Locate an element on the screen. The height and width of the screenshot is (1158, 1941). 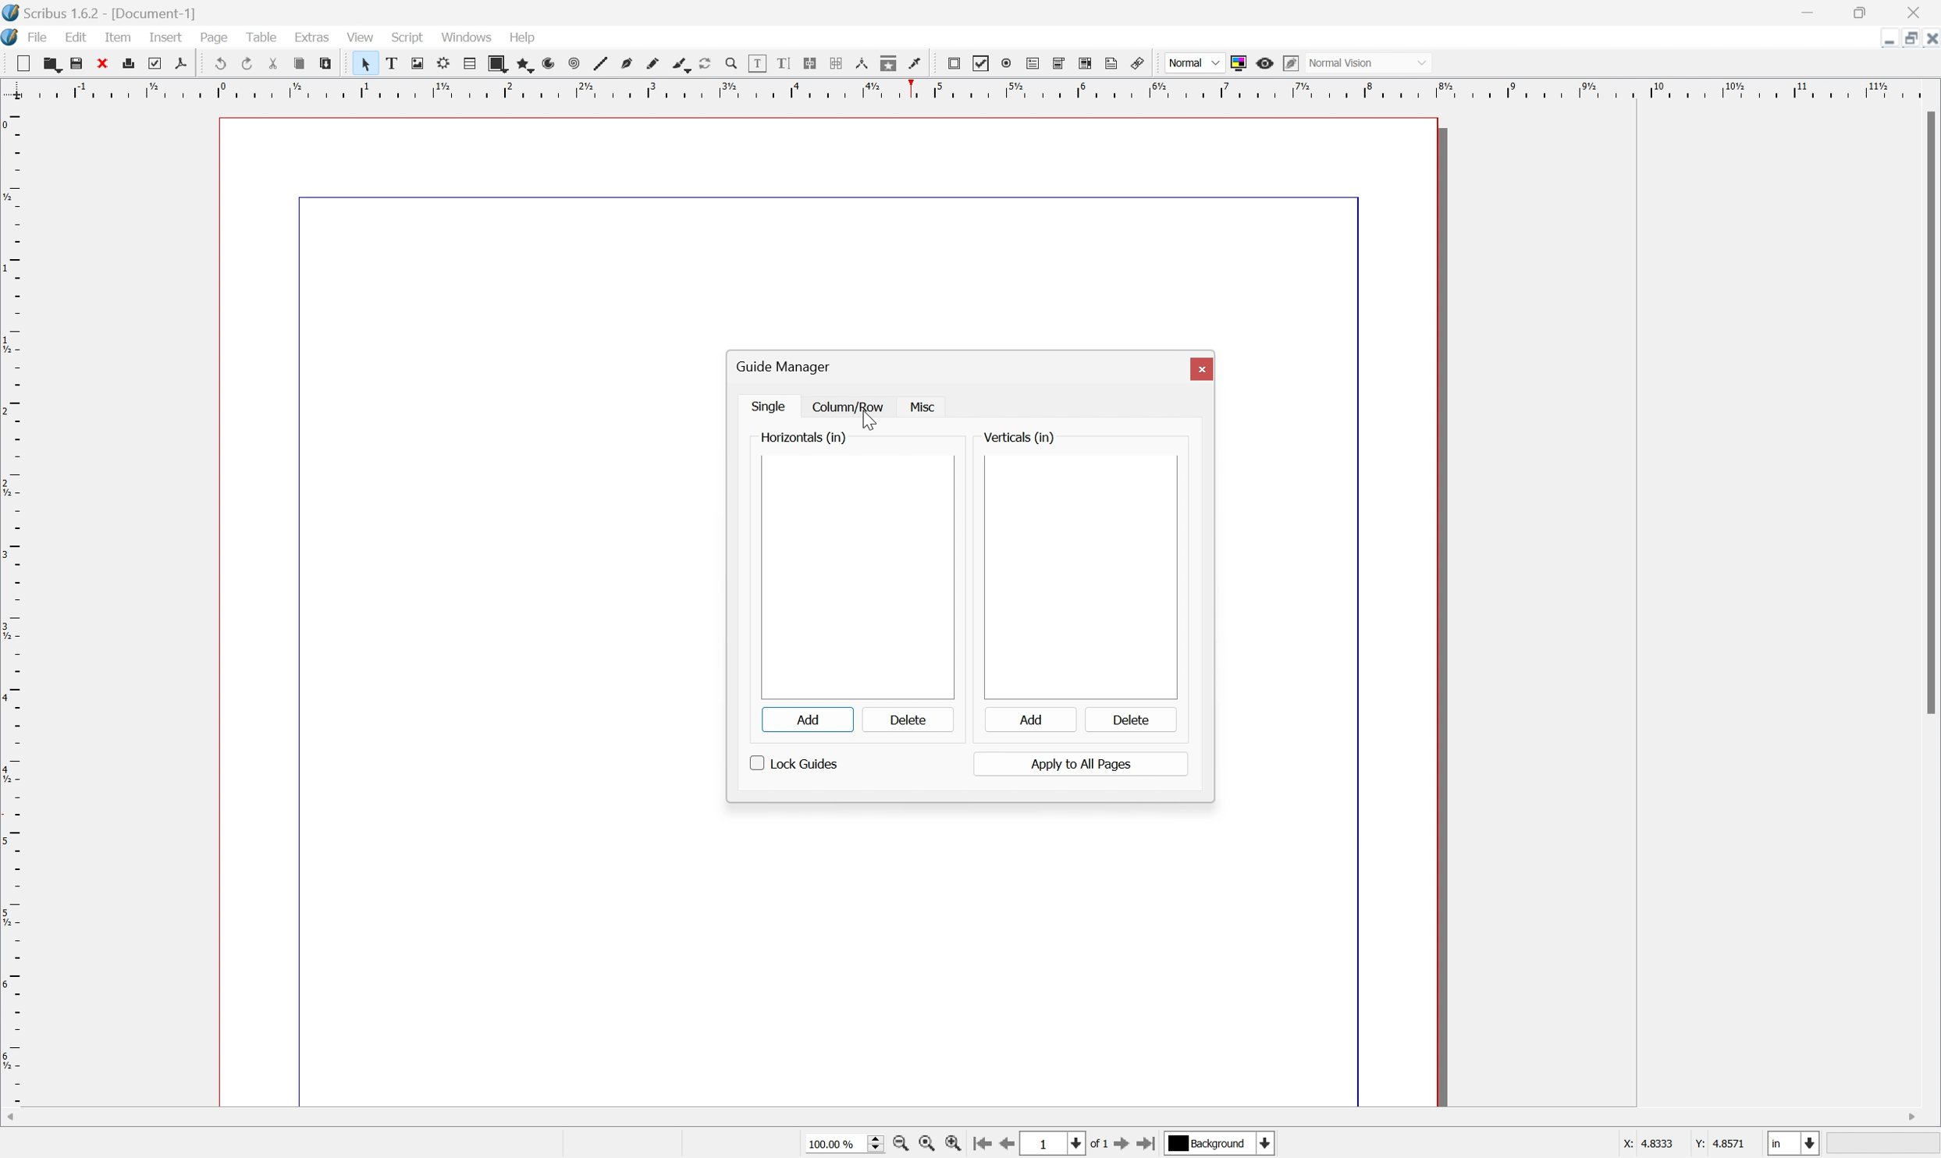
rotate item is located at coordinates (704, 63).